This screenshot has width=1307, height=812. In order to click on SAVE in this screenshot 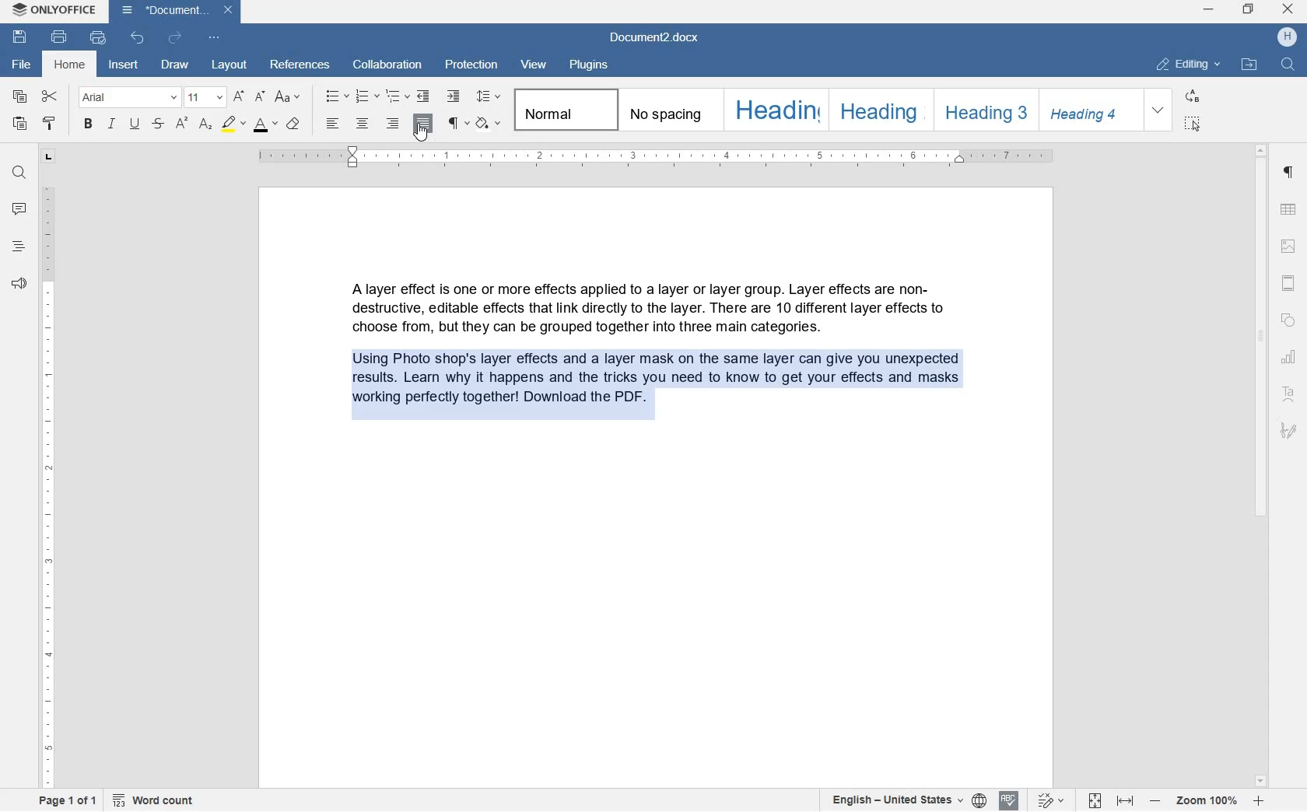, I will do `click(22, 39)`.